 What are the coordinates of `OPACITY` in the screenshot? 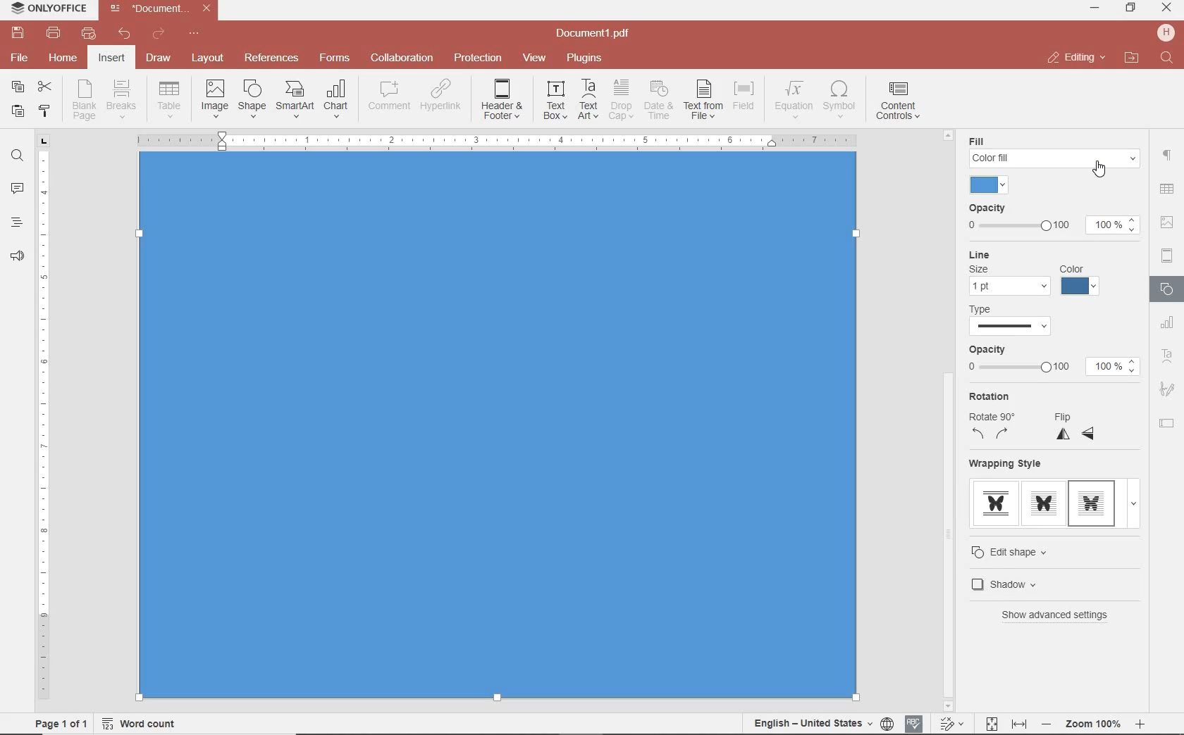 It's located at (1052, 363).